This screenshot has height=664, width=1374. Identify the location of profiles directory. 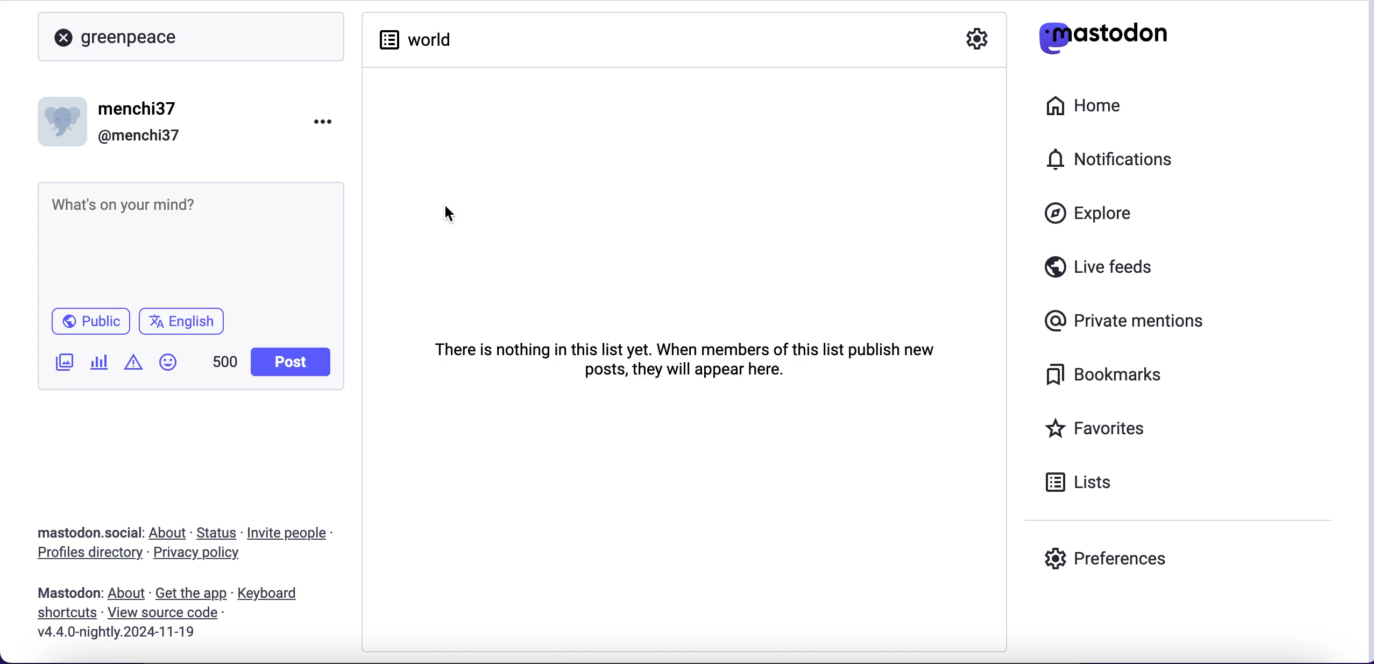
(83, 554).